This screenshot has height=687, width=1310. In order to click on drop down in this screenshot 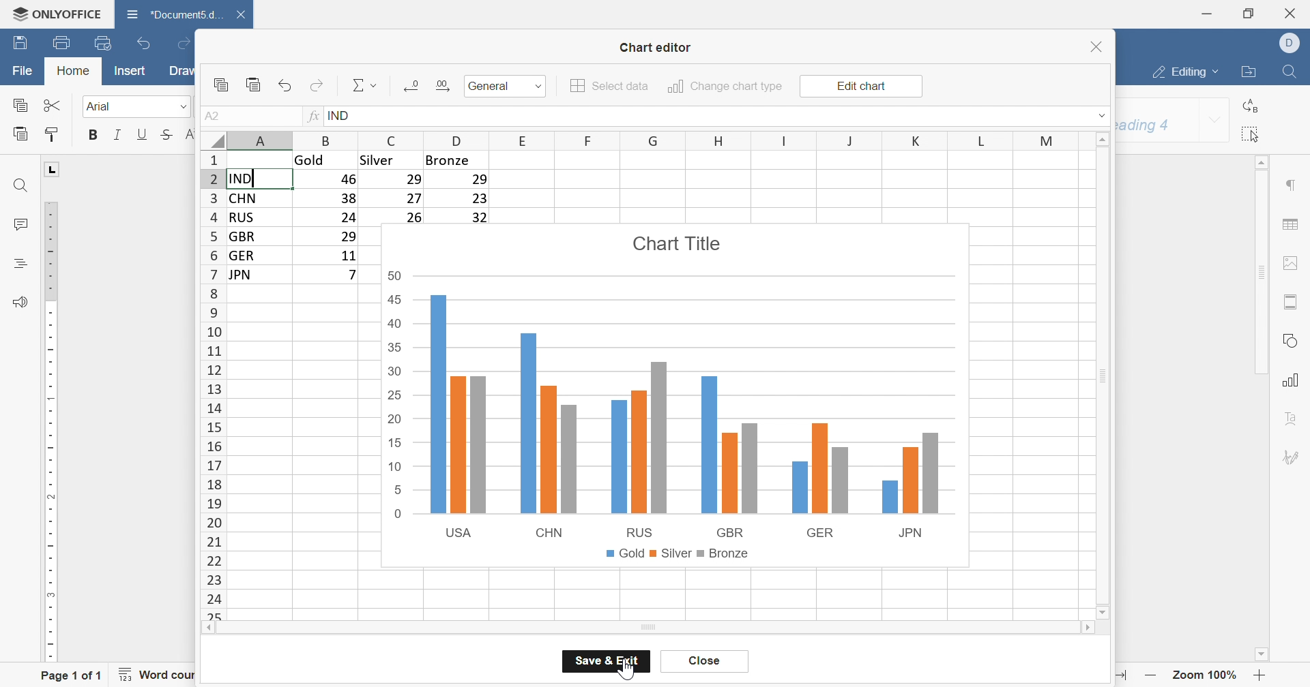, I will do `click(183, 108)`.